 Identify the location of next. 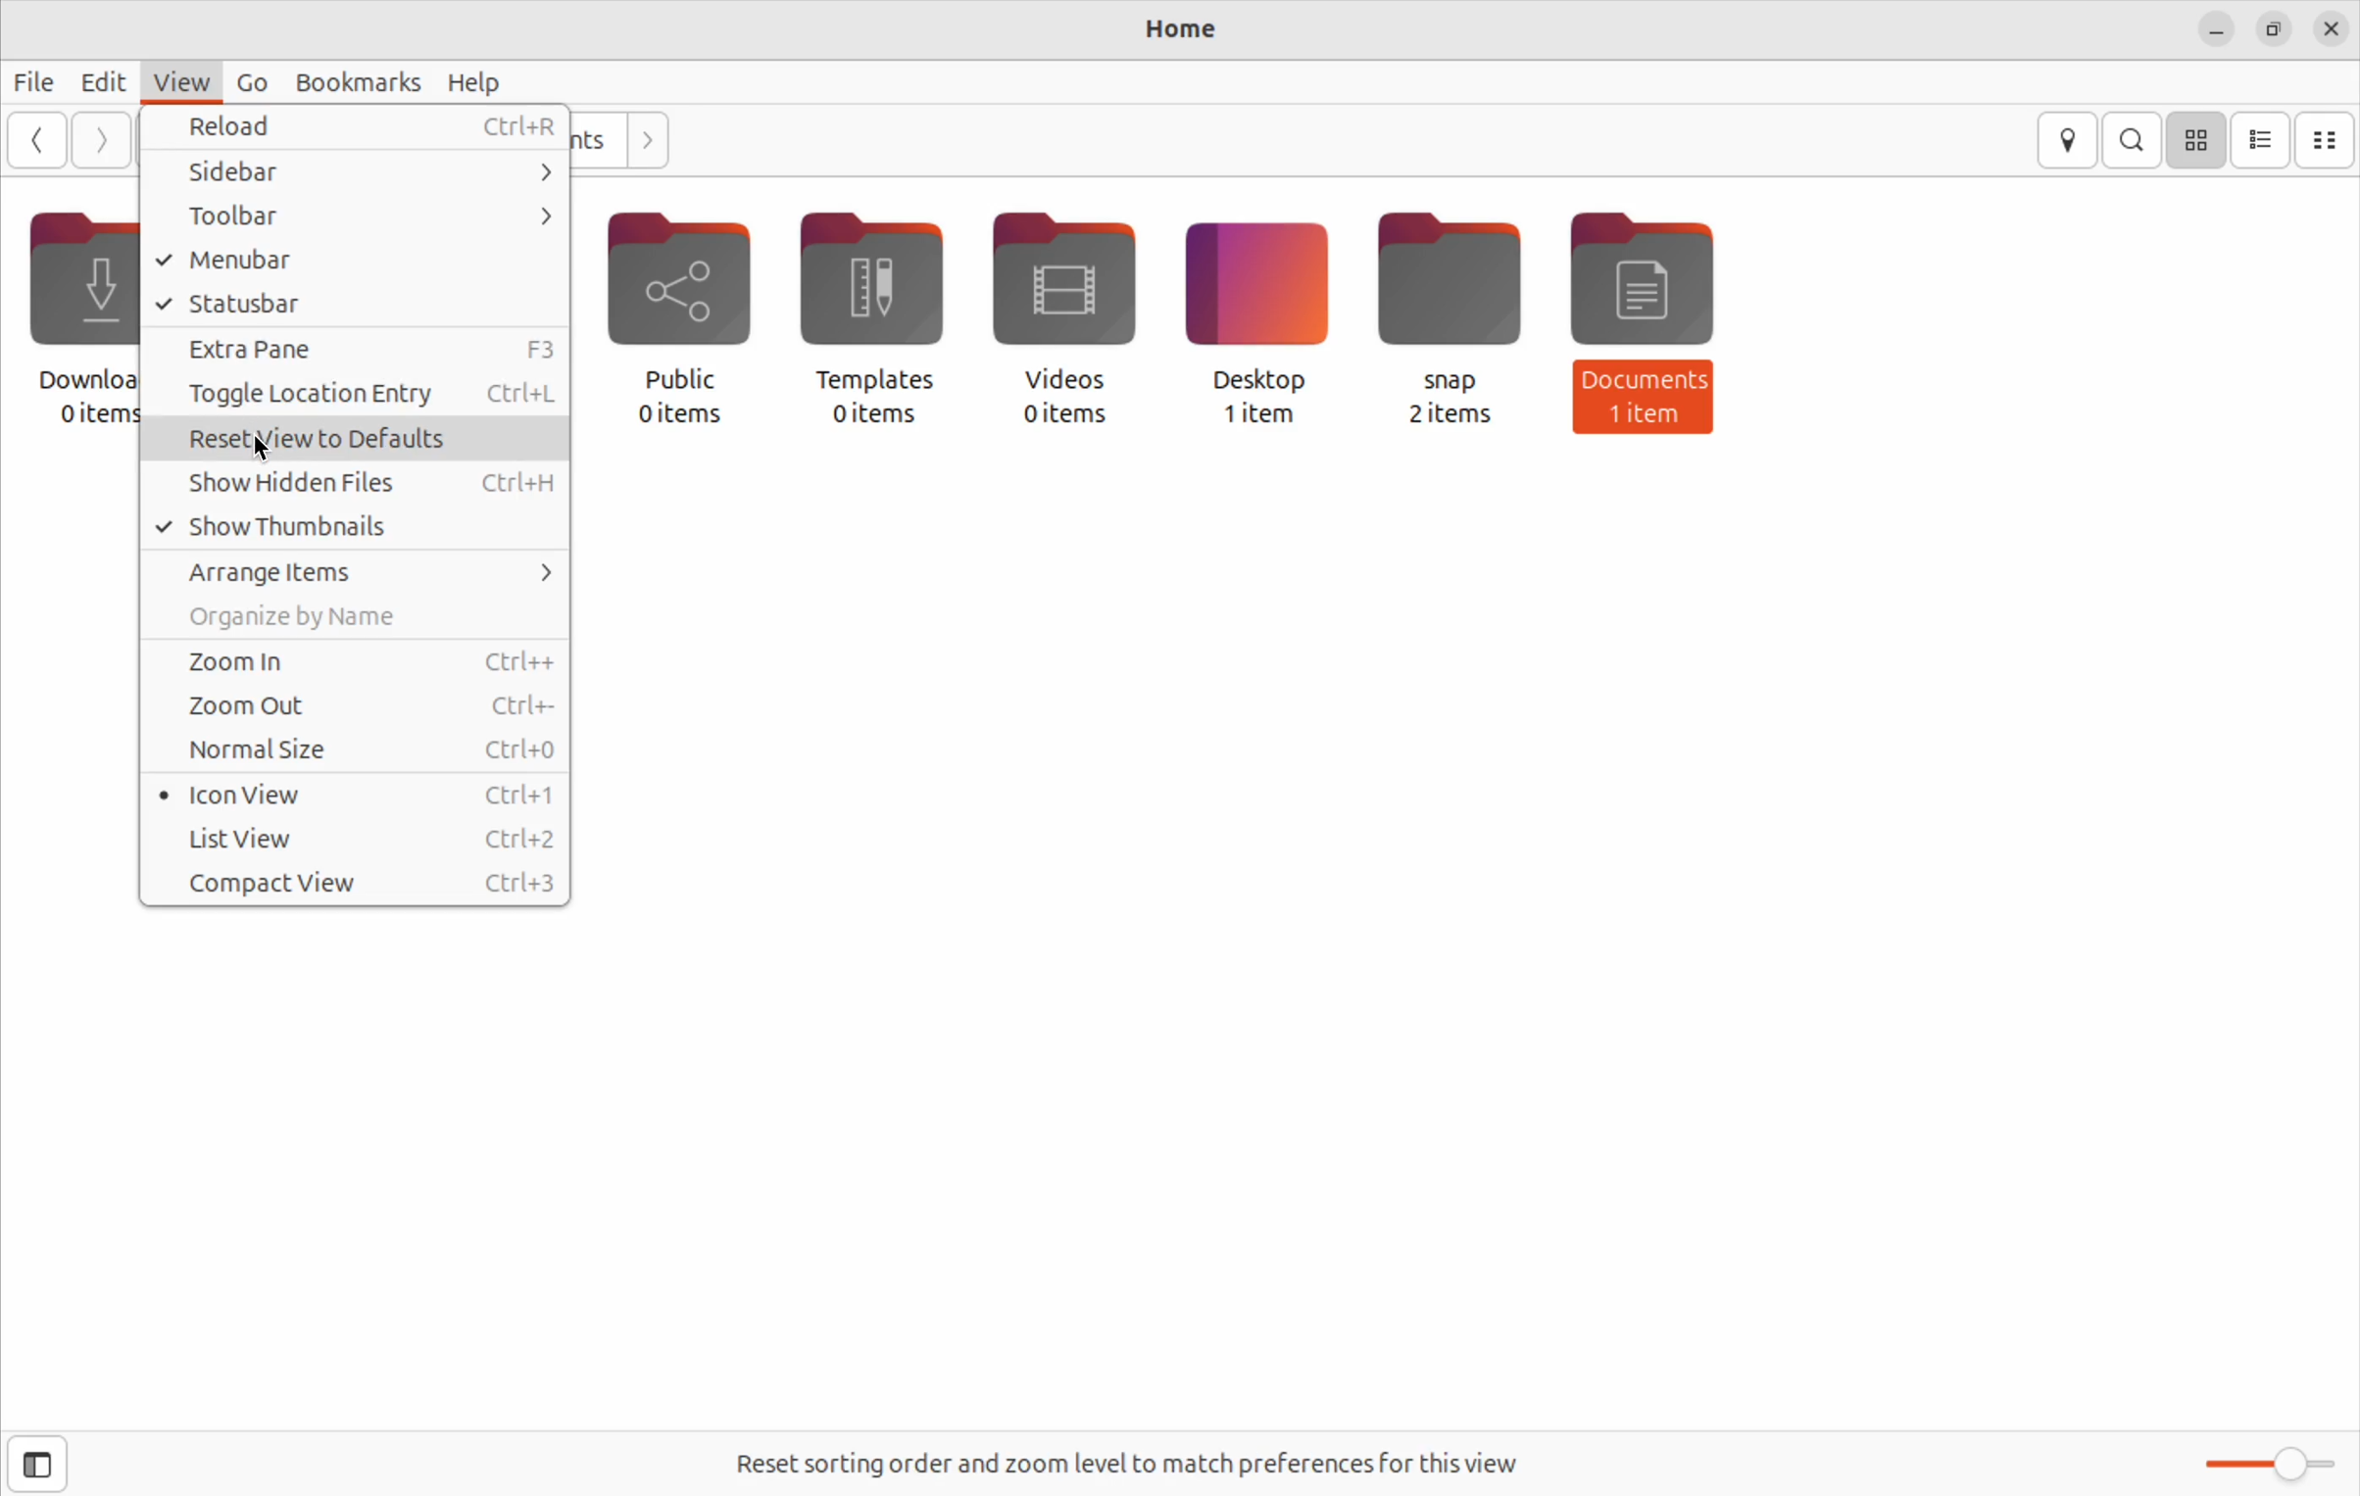
(648, 139).